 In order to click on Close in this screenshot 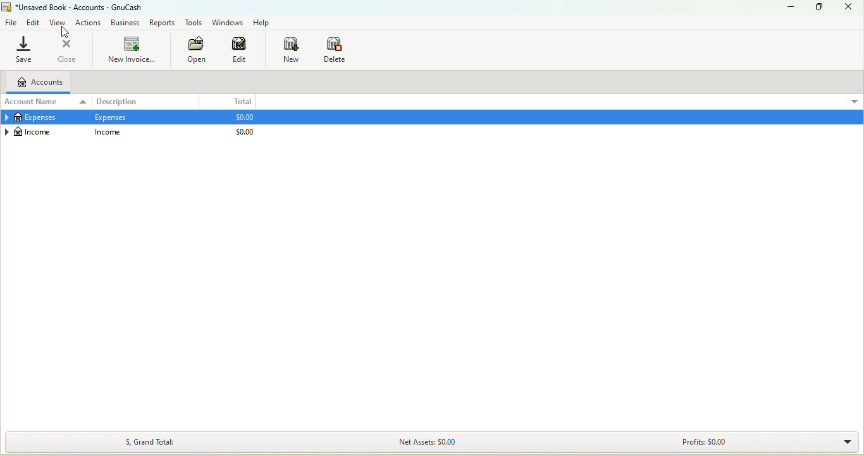, I will do `click(849, 8)`.